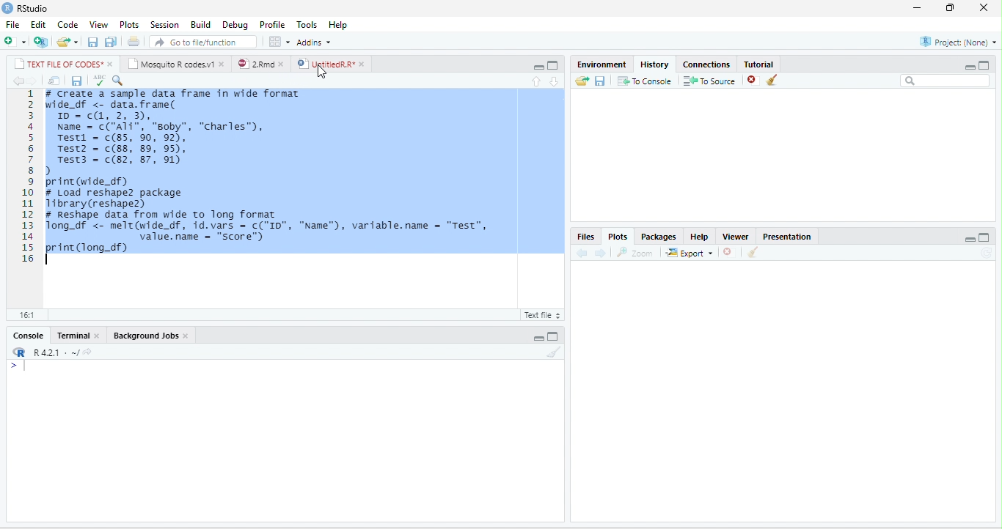 The image size is (1002, 529). Describe the element at coordinates (50, 259) in the screenshot. I see `typing cursor` at that location.